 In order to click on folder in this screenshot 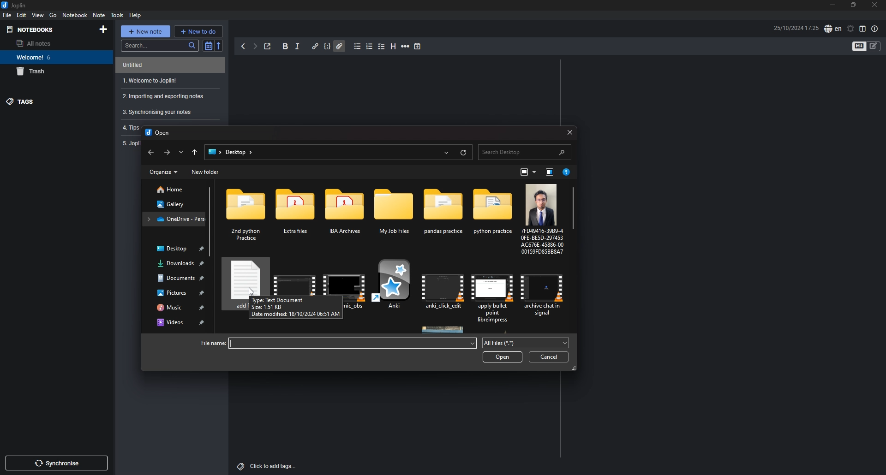, I will do `click(395, 216)`.